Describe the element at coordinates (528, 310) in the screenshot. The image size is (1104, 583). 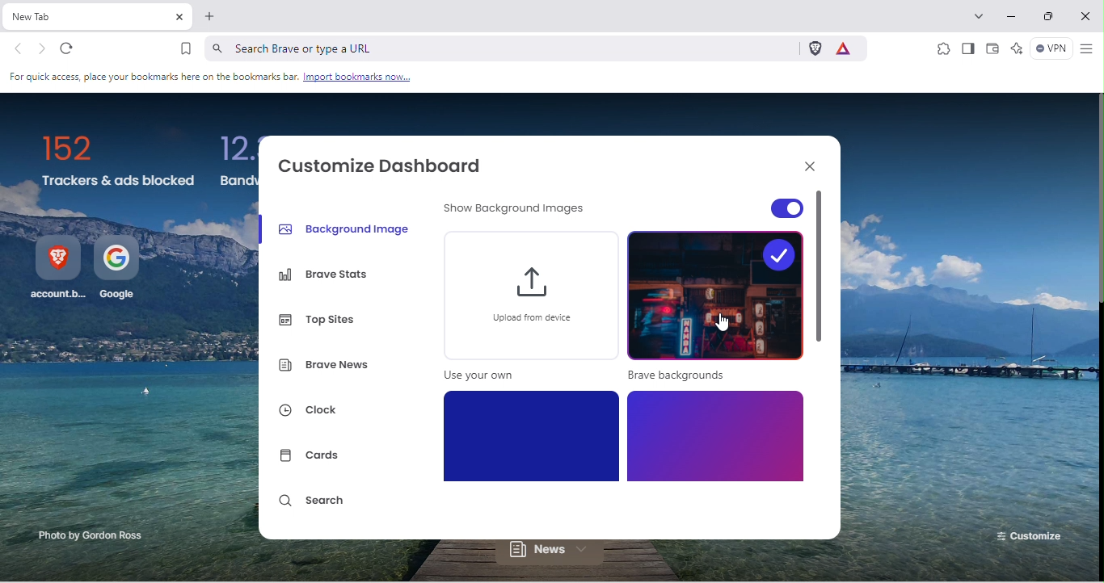
I see `Upload from device` at that location.